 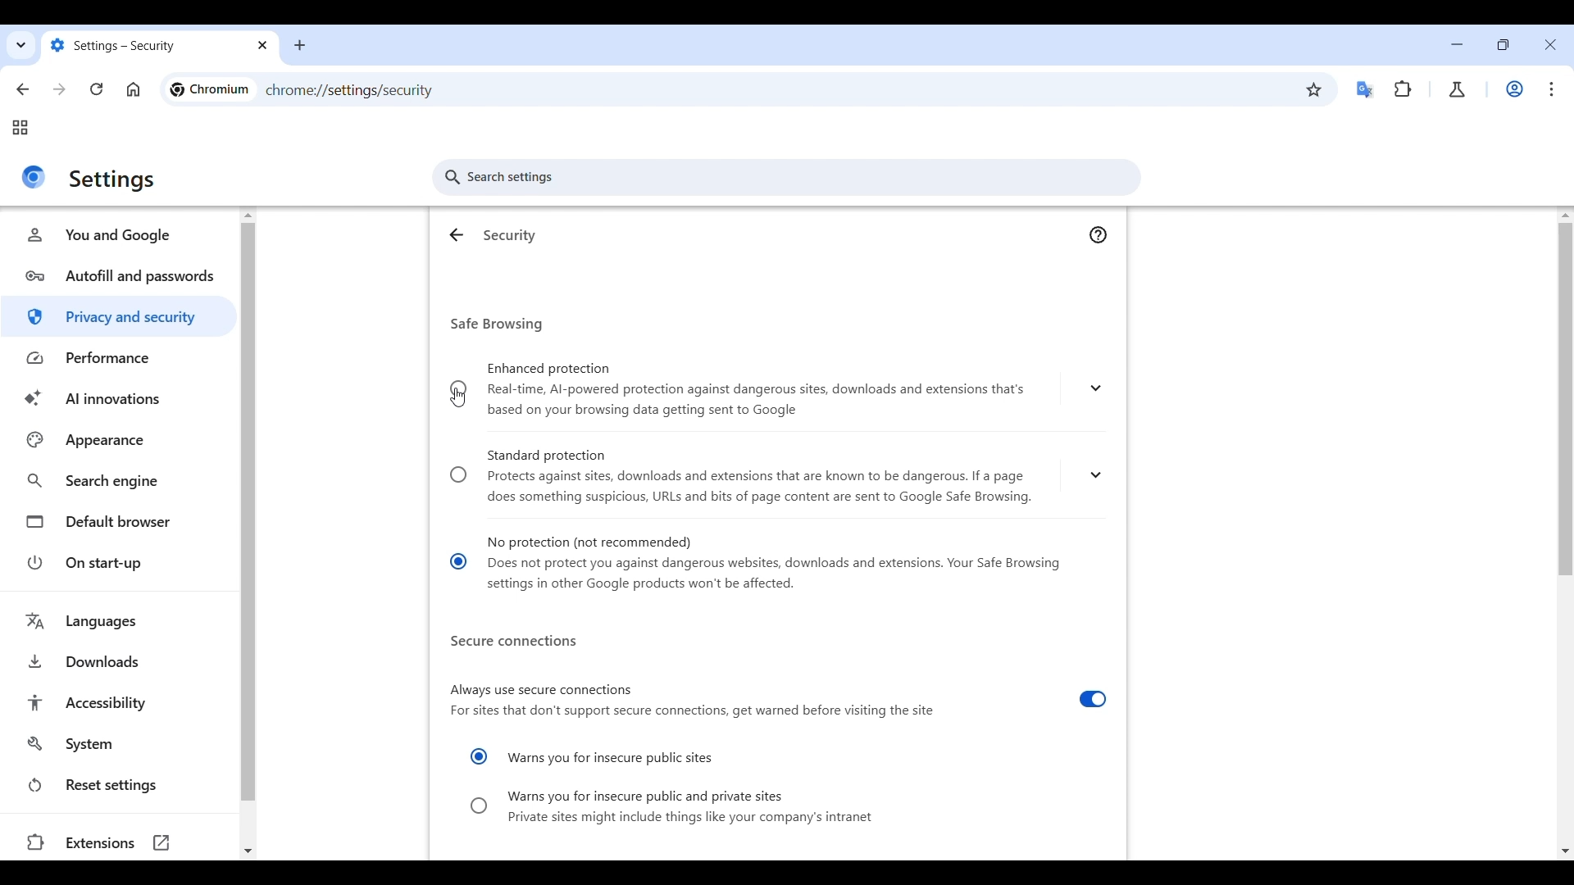 What do you see at coordinates (1503, 44) in the screenshot?
I see `Show interface in smaller tab` at bounding box center [1503, 44].